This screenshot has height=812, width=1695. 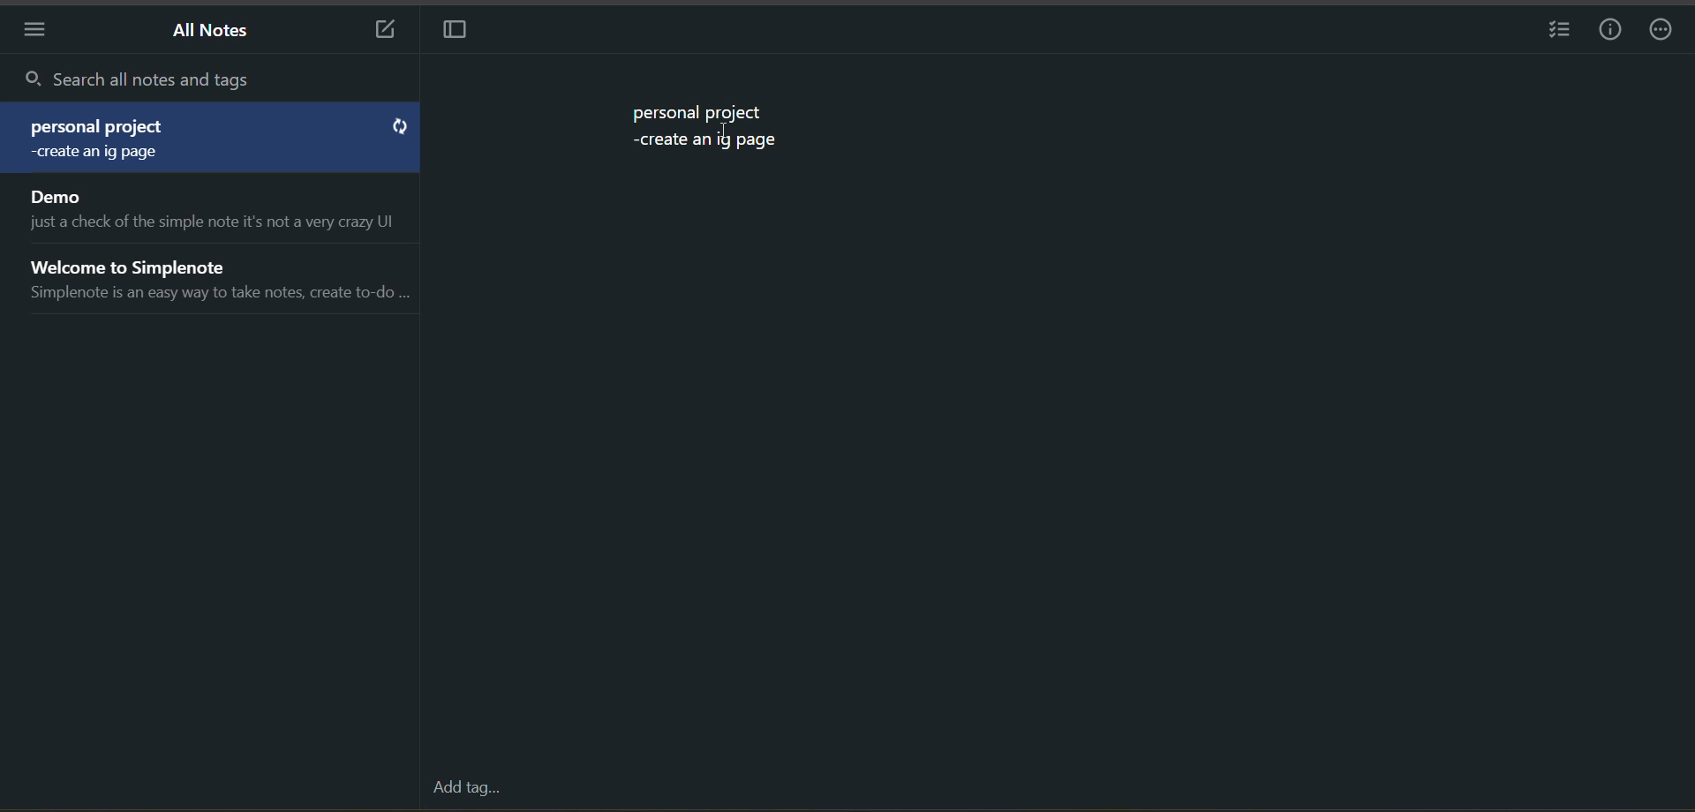 I want to click on all  notes, so click(x=212, y=250).